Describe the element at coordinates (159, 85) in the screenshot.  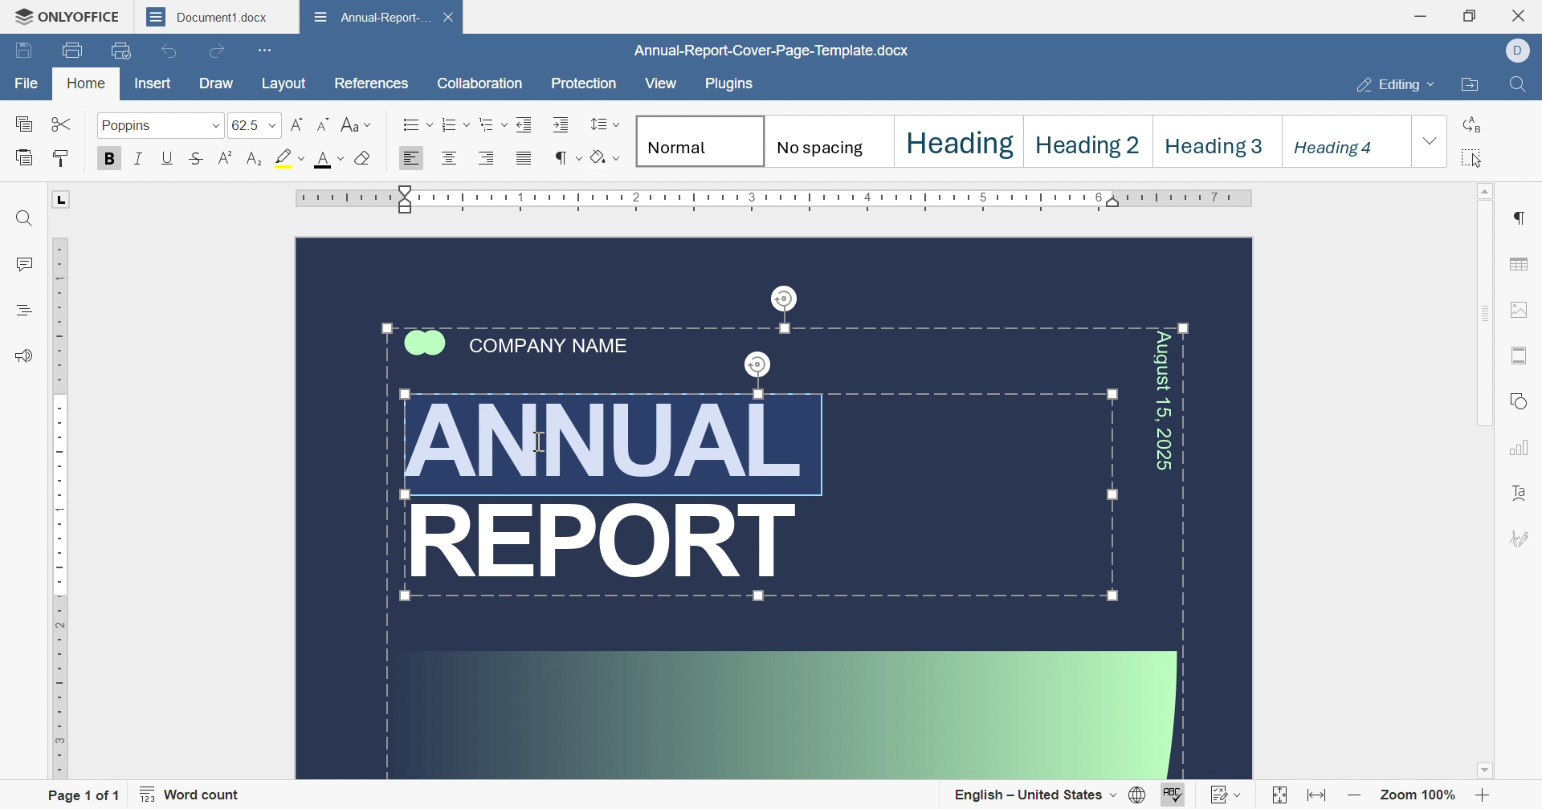
I see `insert` at that location.